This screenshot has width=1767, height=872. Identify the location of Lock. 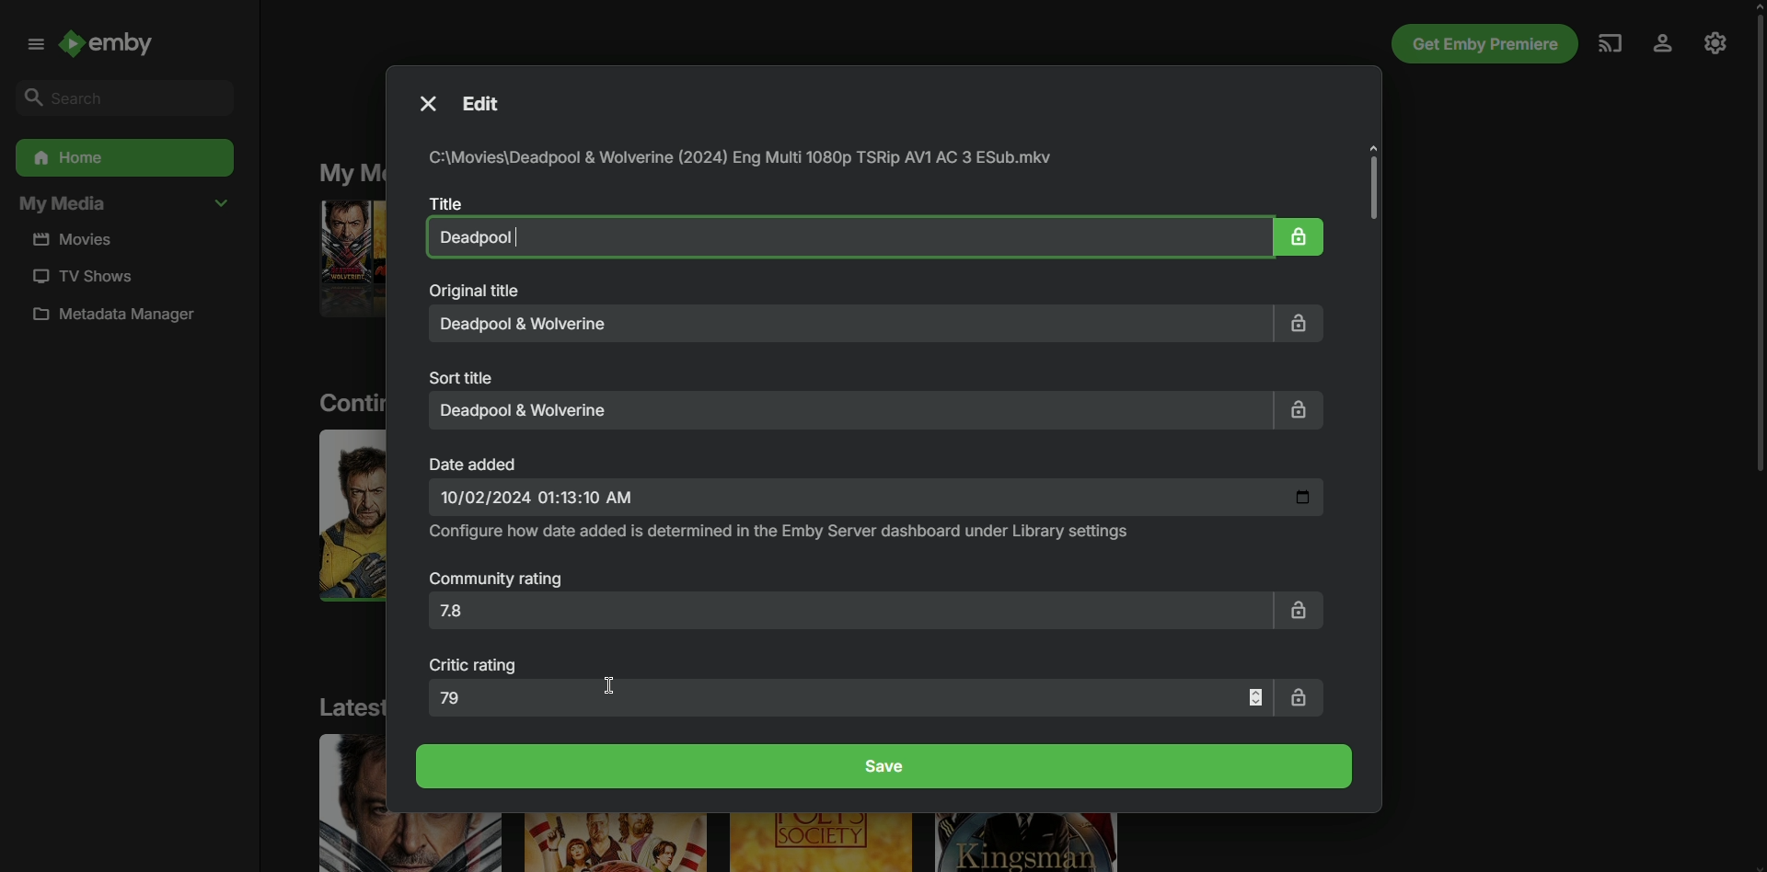
(1299, 412).